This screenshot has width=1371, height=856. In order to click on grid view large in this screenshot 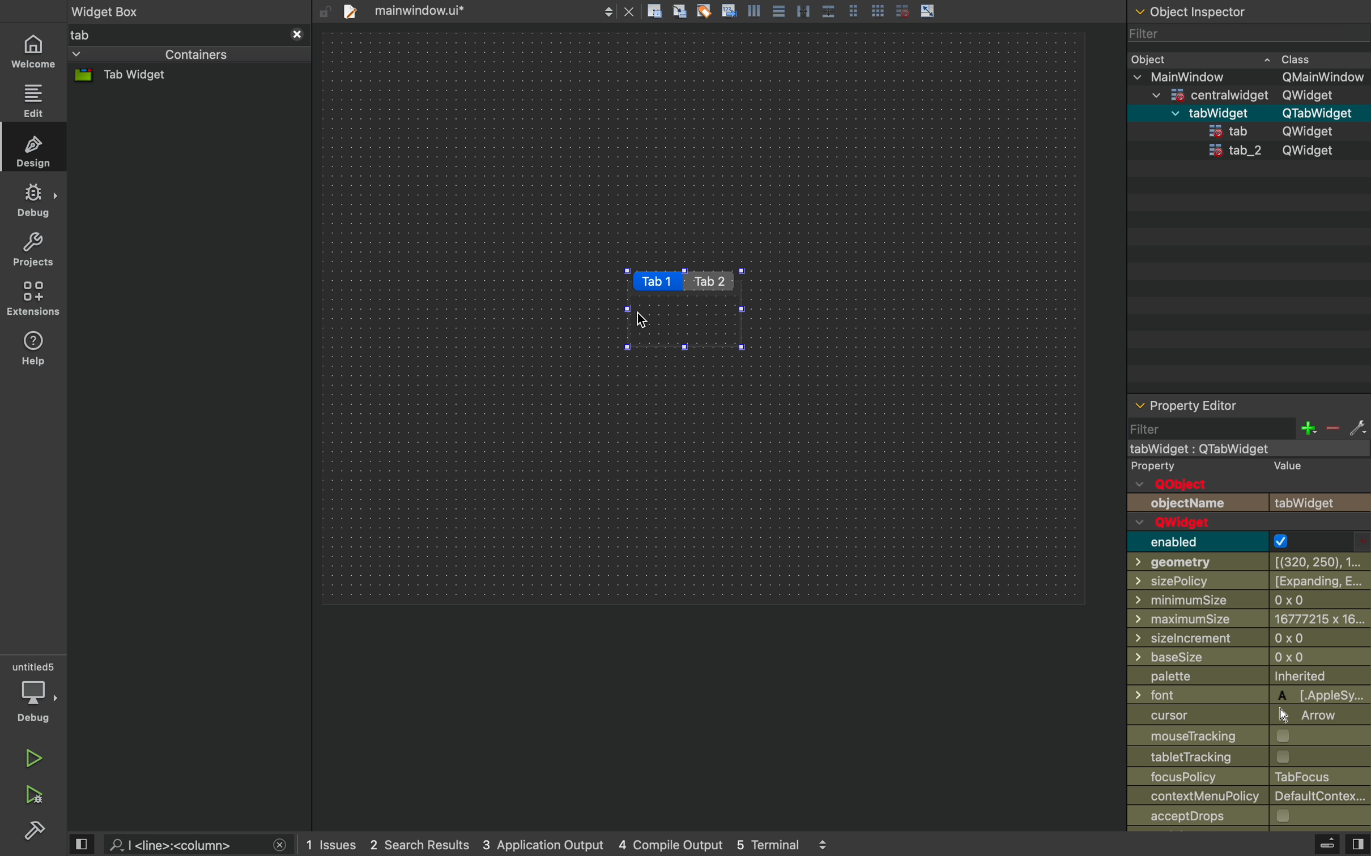, I will do `click(877, 10)`.